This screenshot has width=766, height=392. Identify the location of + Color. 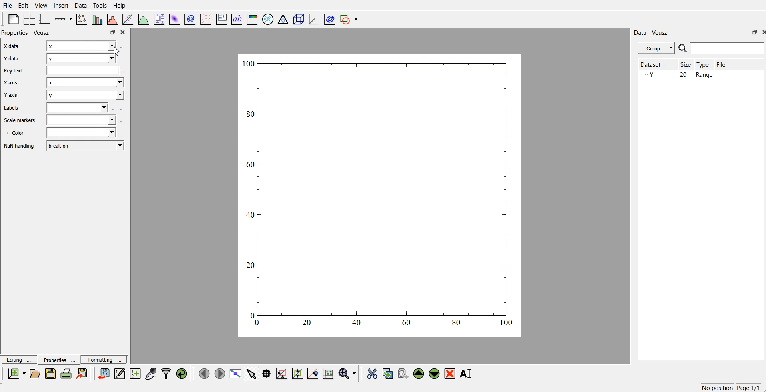
(16, 132).